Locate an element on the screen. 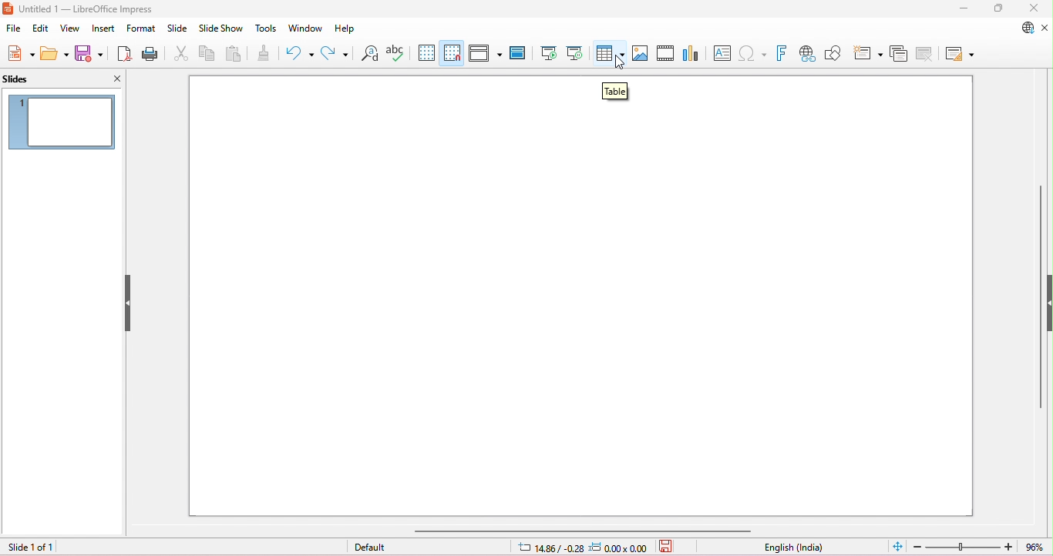 The width and height of the screenshot is (1053, 556). export as pdf is located at coordinates (125, 54).